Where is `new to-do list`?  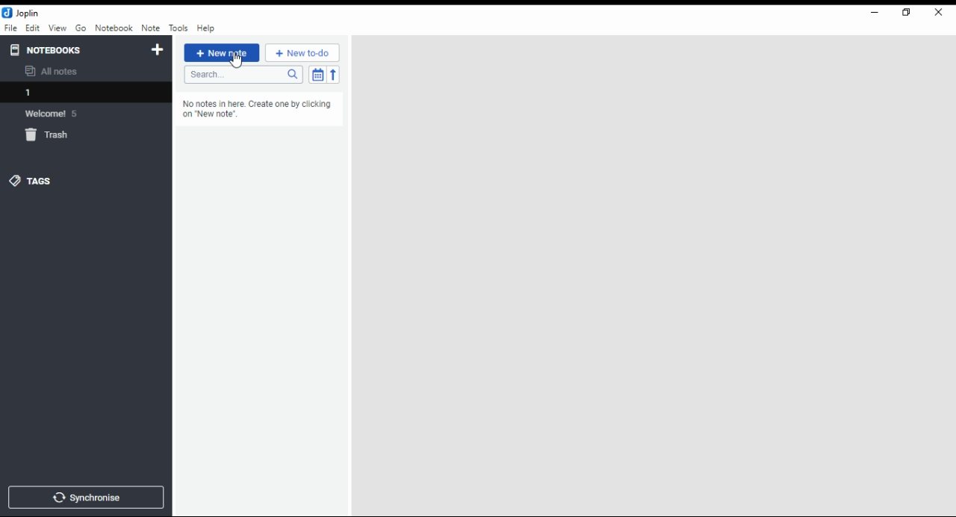
new to-do list is located at coordinates (302, 53).